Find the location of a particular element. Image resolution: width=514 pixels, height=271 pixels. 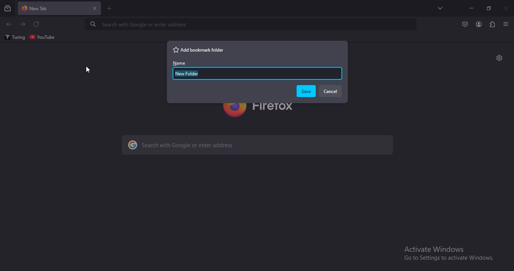

youtube is located at coordinates (43, 37).